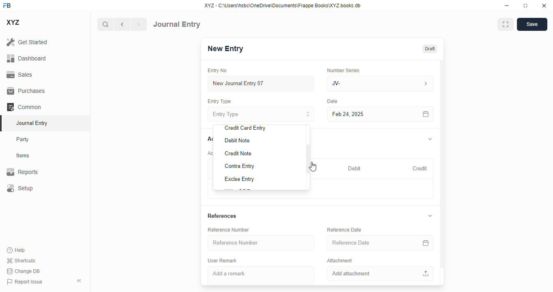 This screenshot has width=553, height=292. What do you see at coordinates (23, 271) in the screenshot?
I see `change DB` at bounding box center [23, 271].